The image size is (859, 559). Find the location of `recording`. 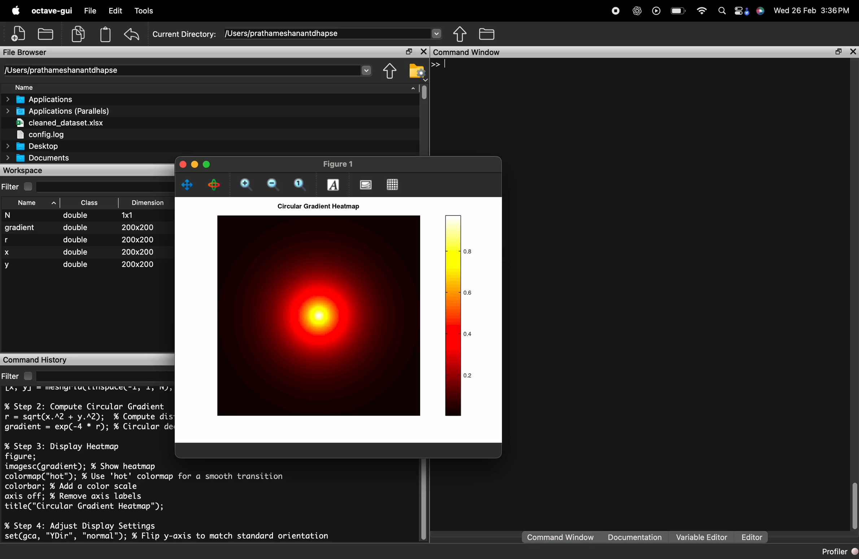

recording is located at coordinates (617, 10).